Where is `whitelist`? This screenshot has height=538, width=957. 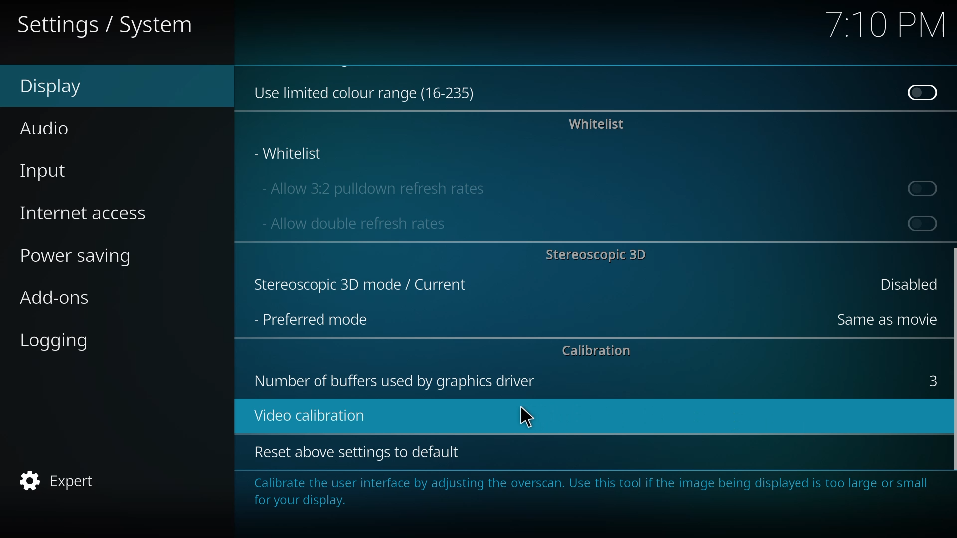
whitelist is located at coordinates (591, 124).